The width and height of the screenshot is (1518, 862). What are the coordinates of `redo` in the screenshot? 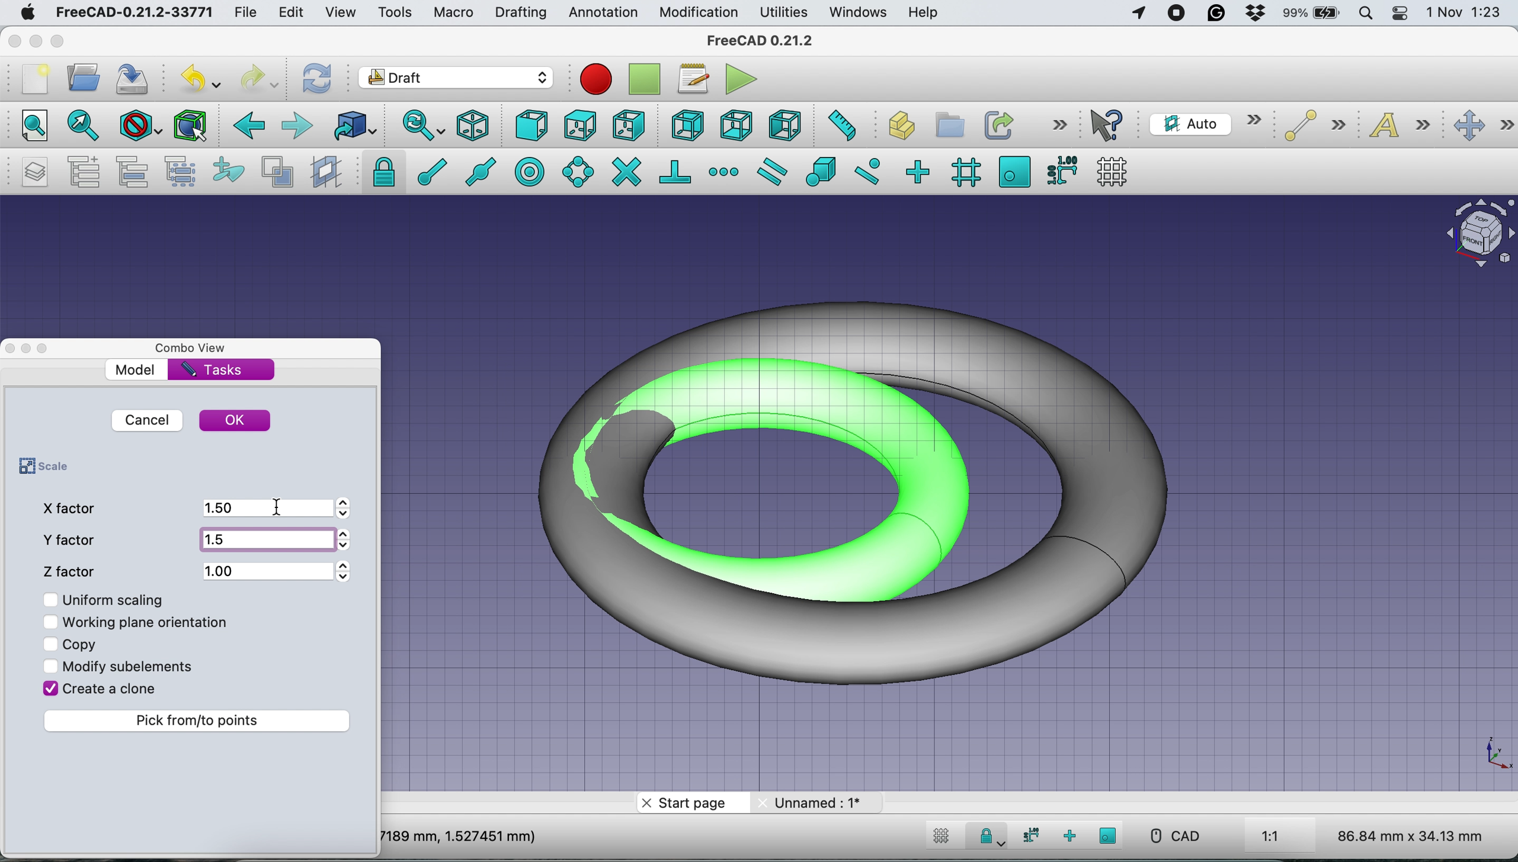 It's located at (258, 79).